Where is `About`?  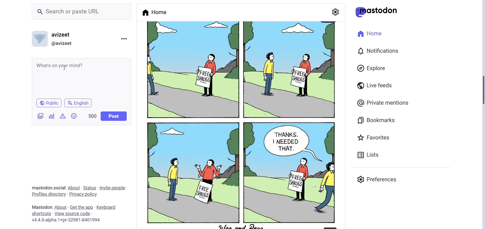
About is located at coordinates (75, 187).